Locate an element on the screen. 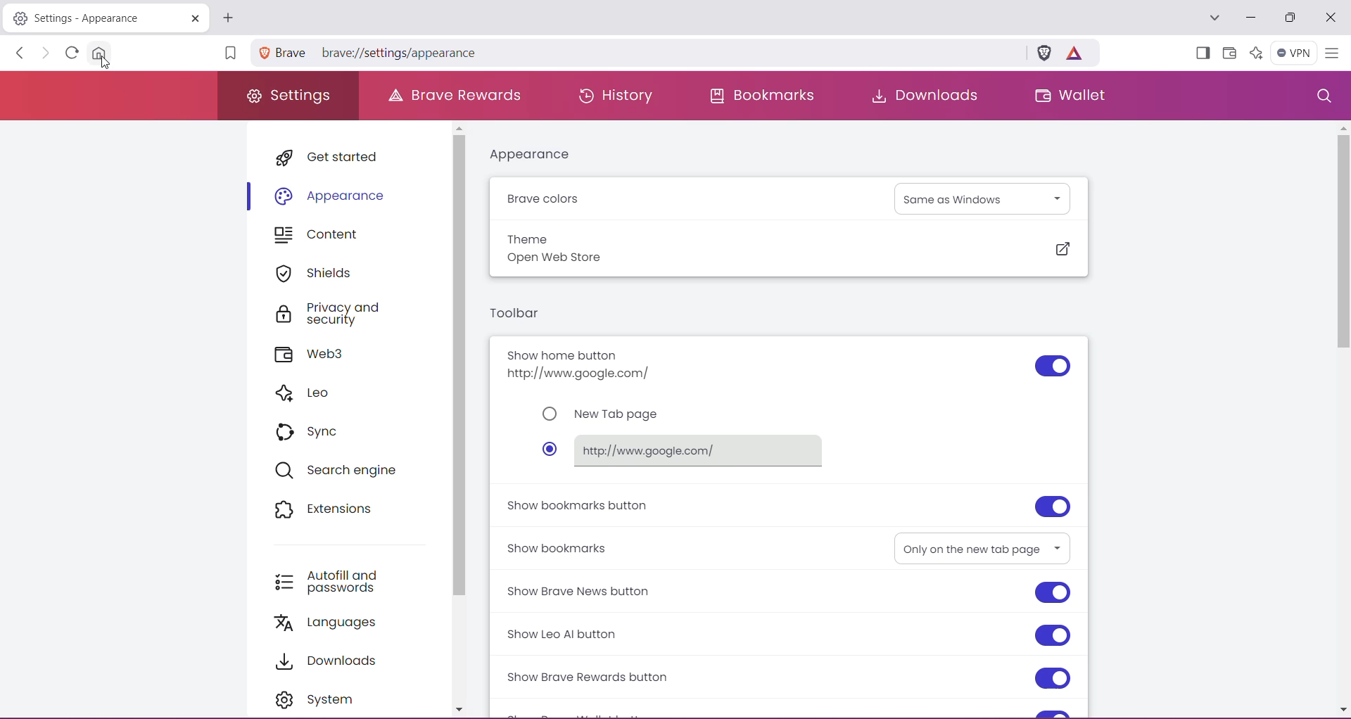 This screenshot has height=719, width=1351. Earn tokens for private ads you see in Brave is located at coordinates (1074, 52).